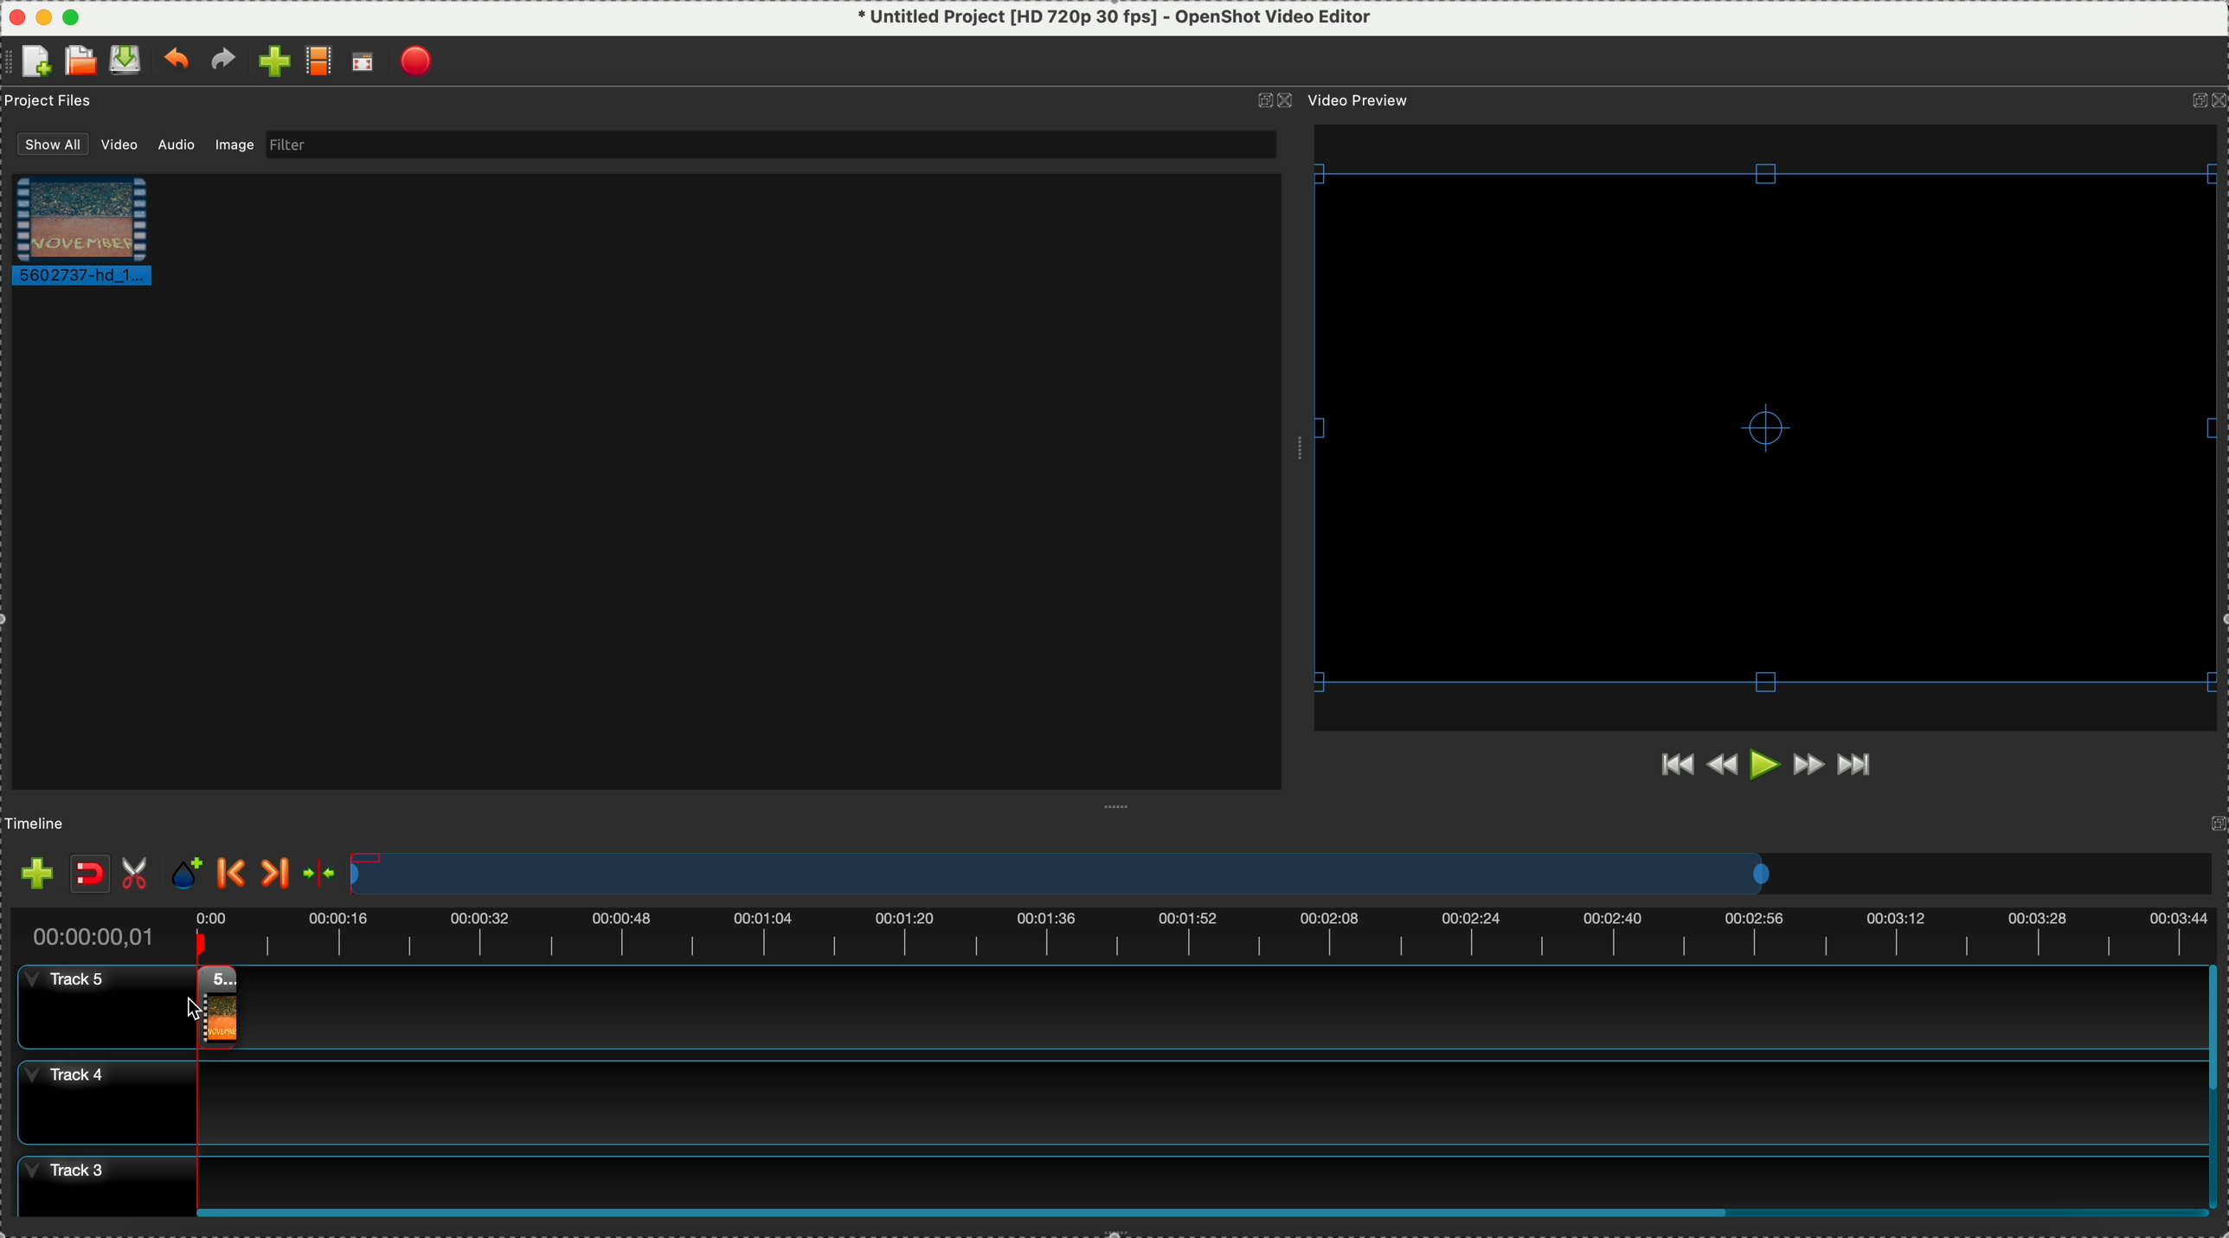 The height and width of the screenshot is (1238, 2229). What do you see at coordinates (1770, 427) in the screenshot?
I see `video preview` at bounding box center [1770, 427].